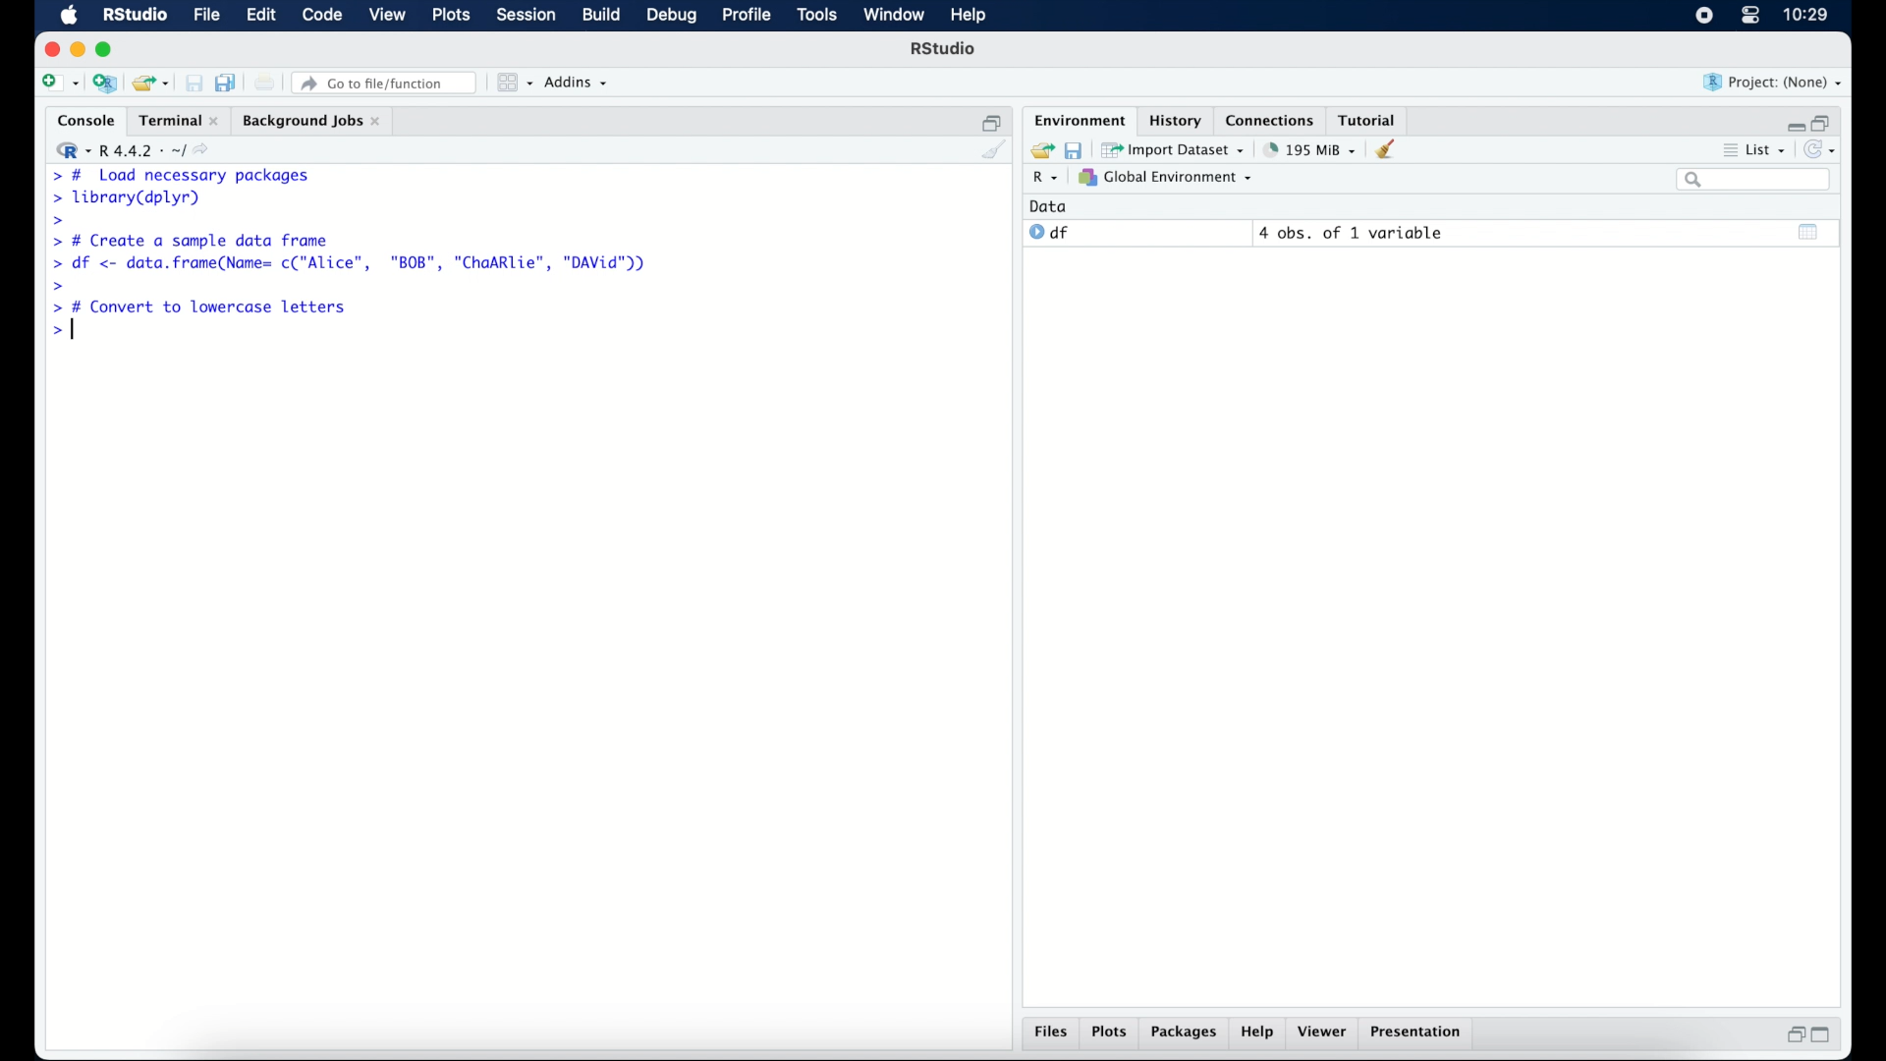  I want to click on build, so click(600, 16).